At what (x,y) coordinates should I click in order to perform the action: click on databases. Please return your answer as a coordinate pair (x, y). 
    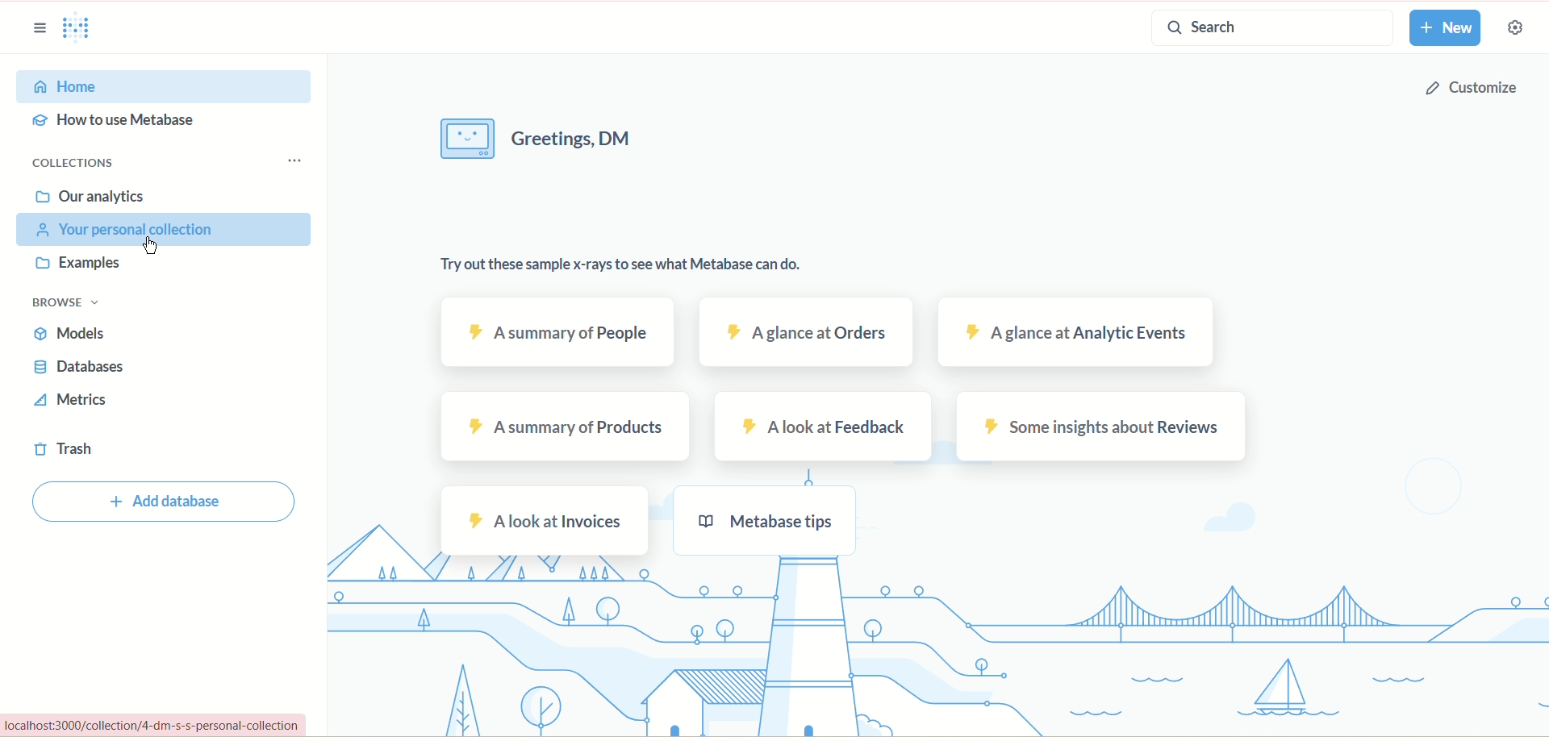
    Looking at the image, I should click on (85, 366).